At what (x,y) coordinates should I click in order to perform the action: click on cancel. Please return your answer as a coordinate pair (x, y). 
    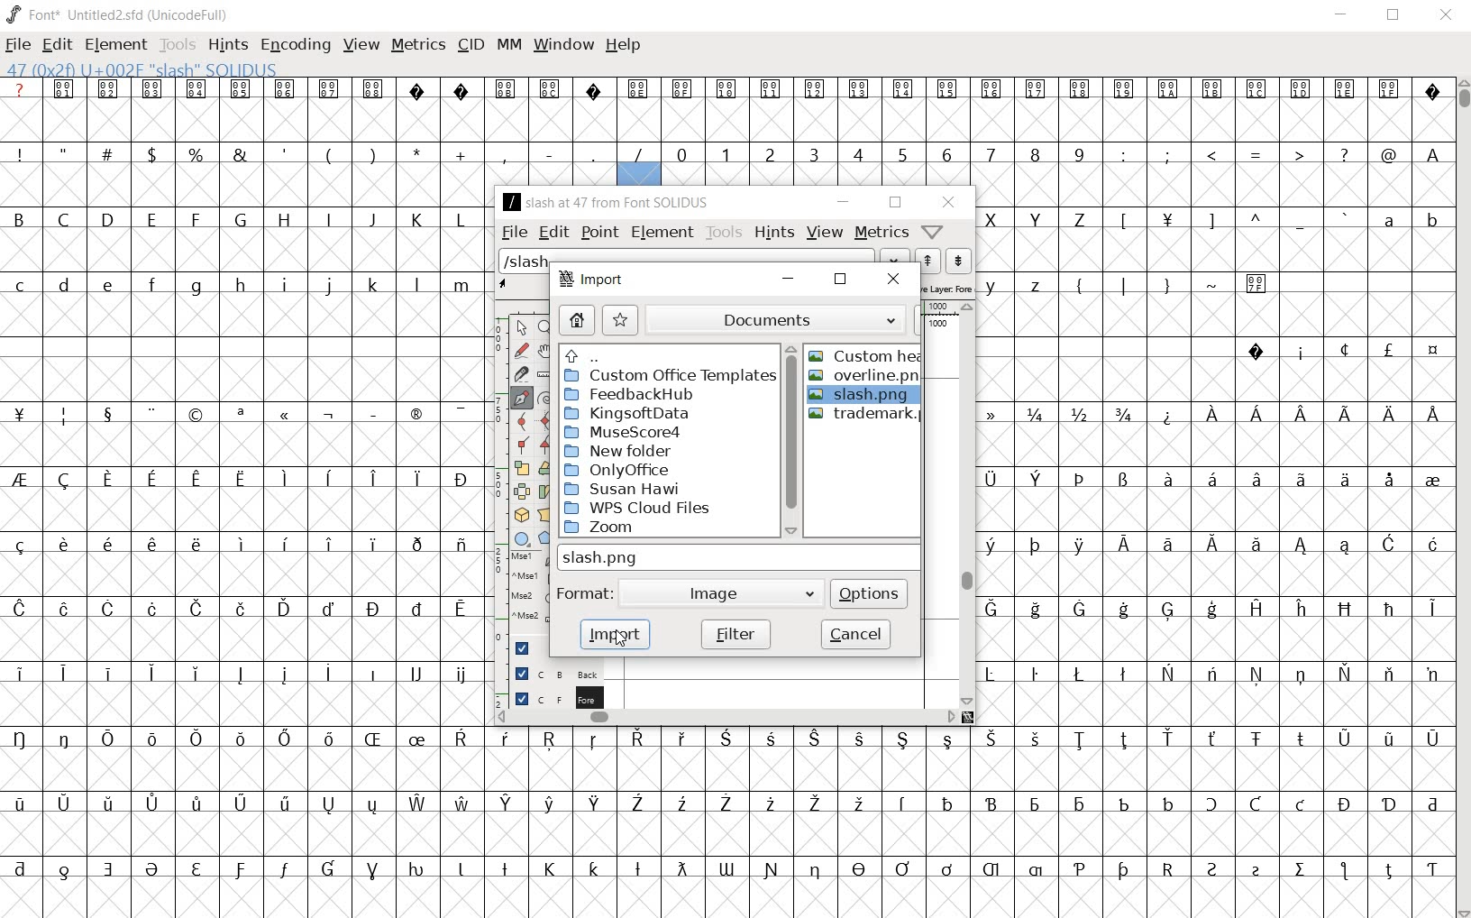
    Looking at the image, I should click on (859, 634).